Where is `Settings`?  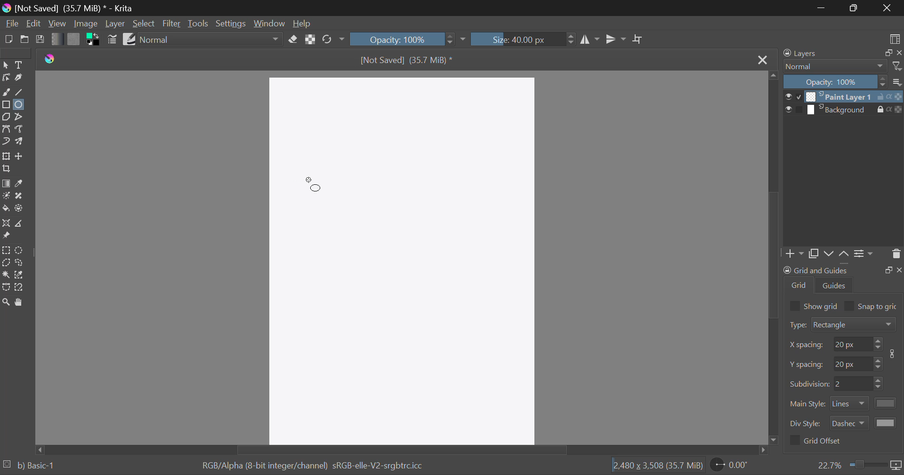 Settings is located at coordinates (230, 24).